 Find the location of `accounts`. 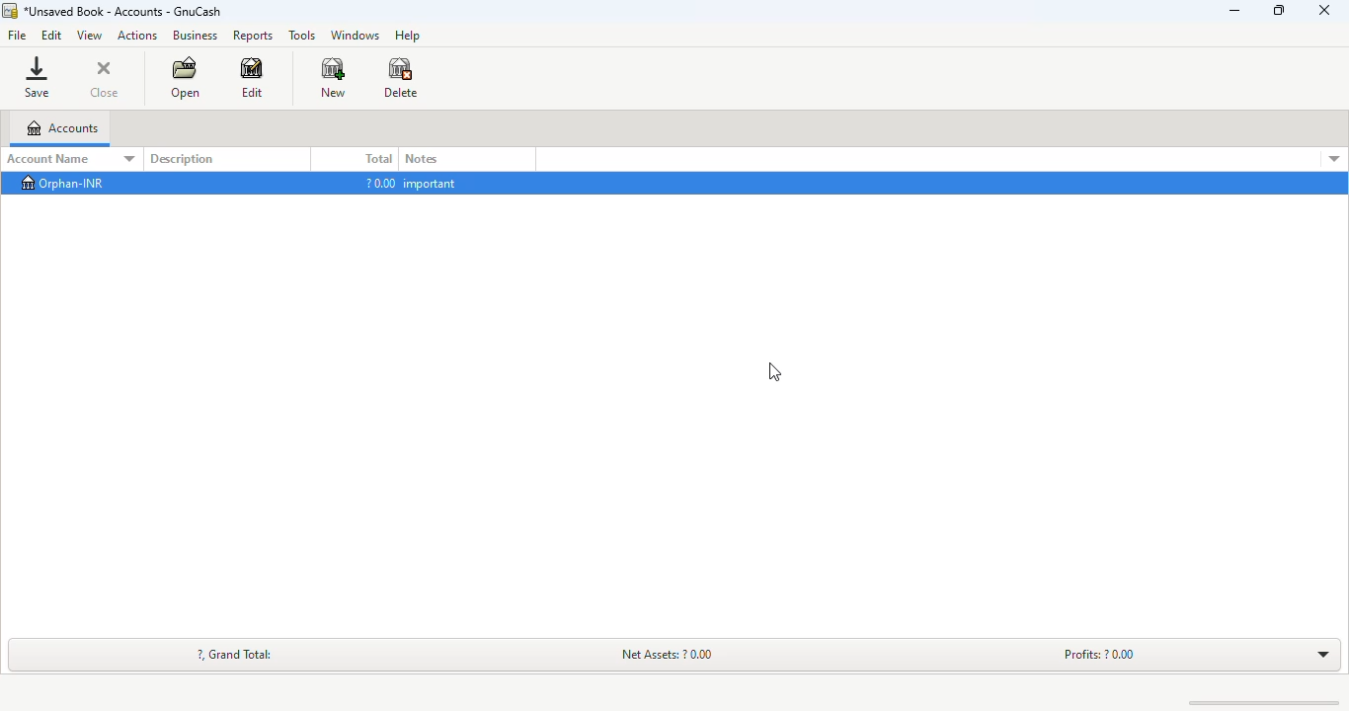

accounts is located at coordinates (61, 128).